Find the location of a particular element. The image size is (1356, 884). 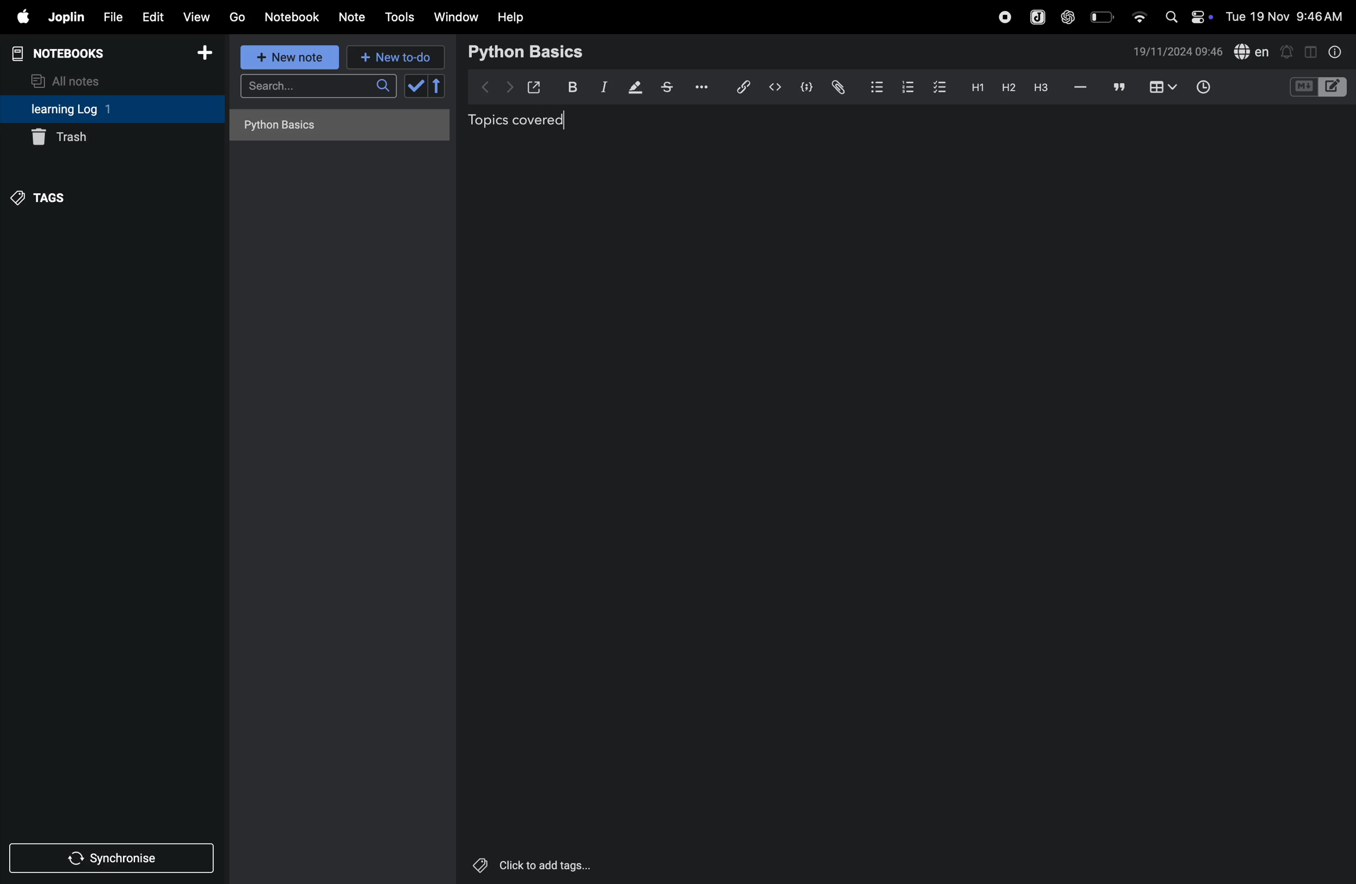

add time is located at coordinates (1216, 88).